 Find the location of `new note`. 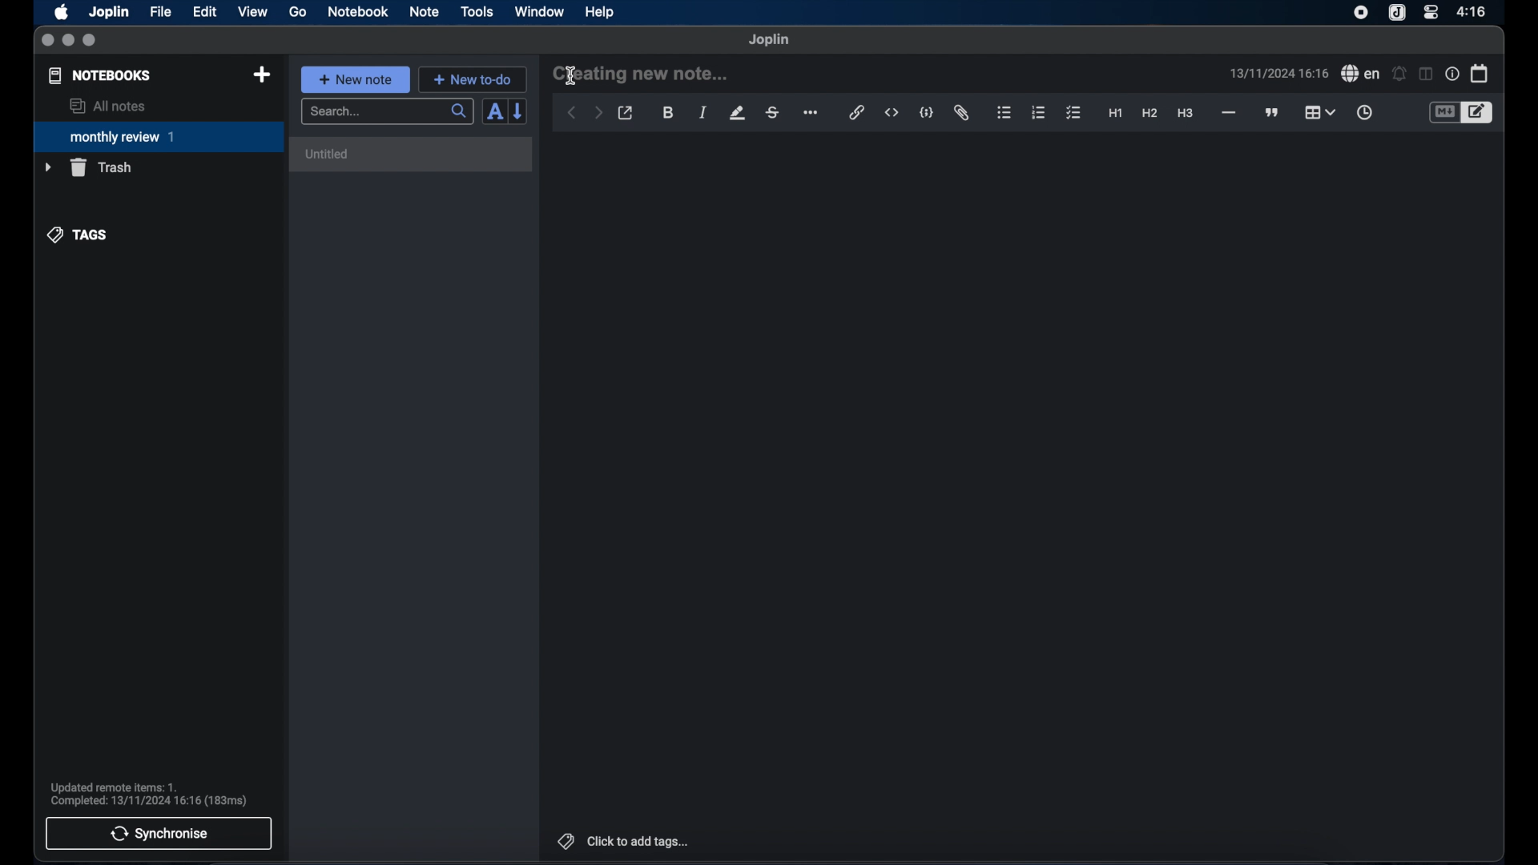

new note is located at coordinates (355, 79).